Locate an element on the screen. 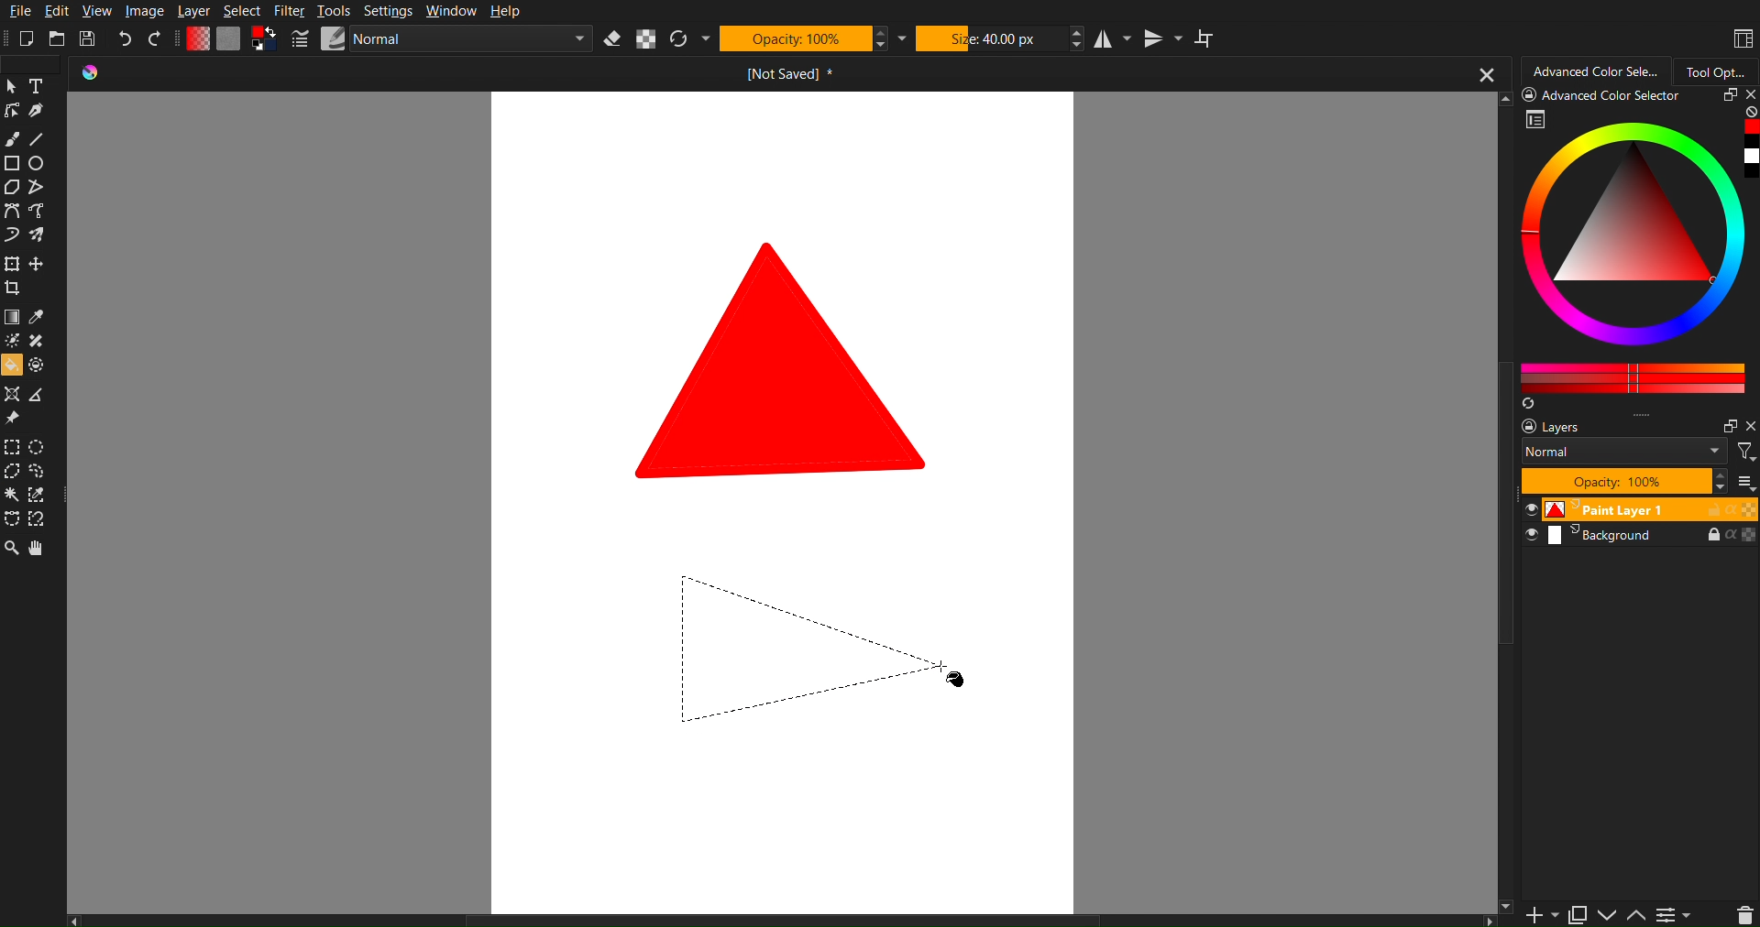 The width and height of the screenshot is (1760, 927). Layer Controls is located at coordinates (1744, 914).